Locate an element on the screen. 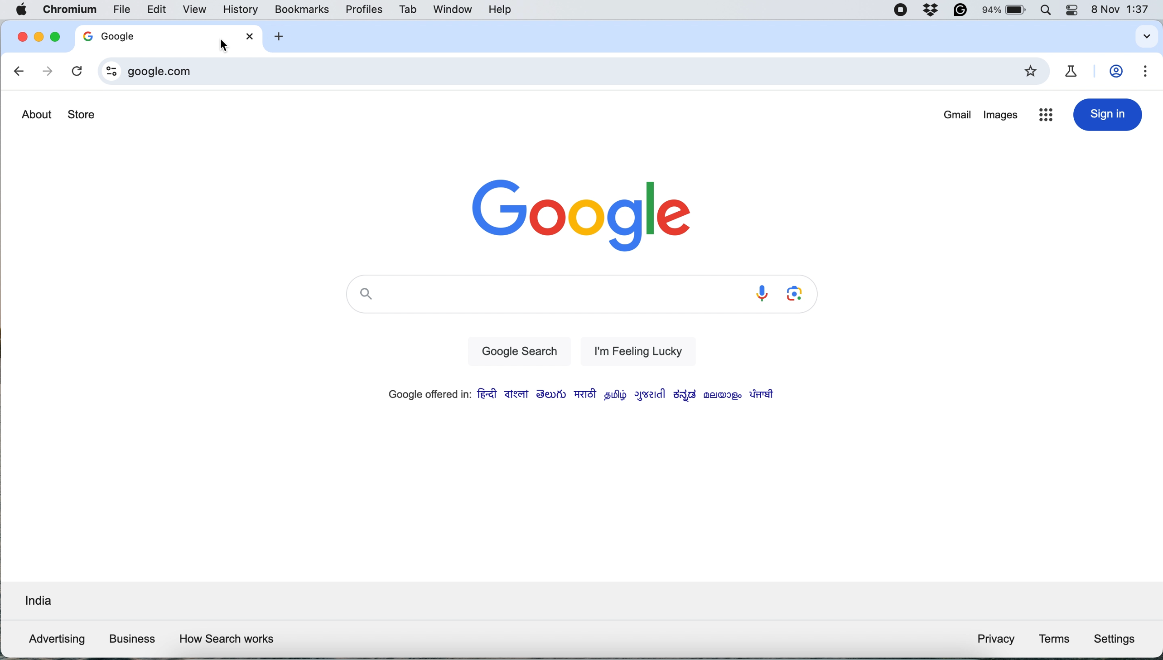  google languages is located at coordinates (579, 395).